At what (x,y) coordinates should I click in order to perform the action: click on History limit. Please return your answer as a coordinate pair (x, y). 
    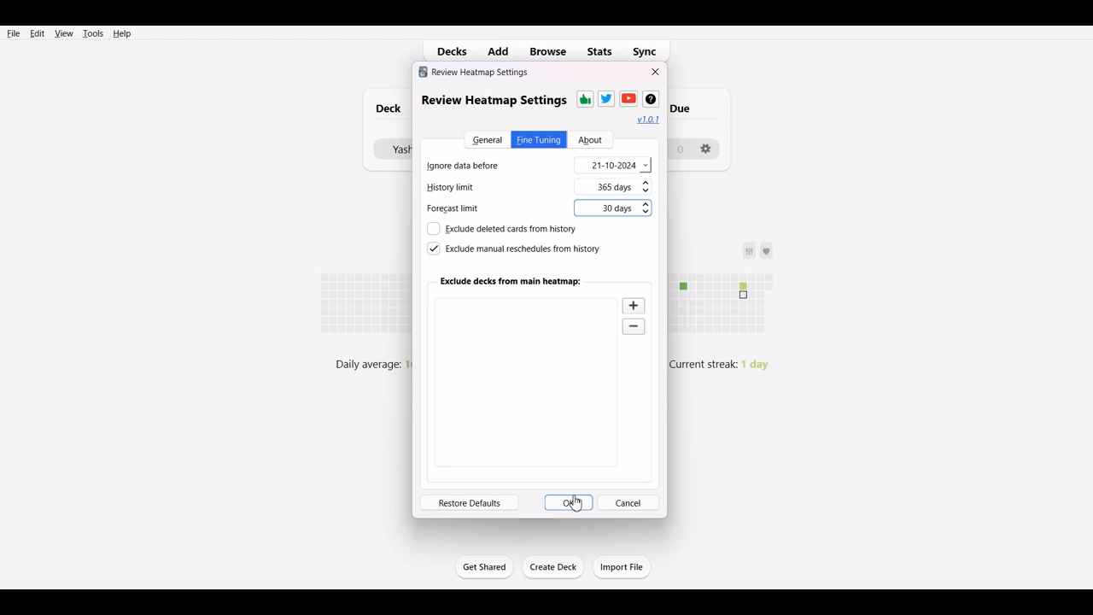
    Looking at the image, I should click on (467, 189).